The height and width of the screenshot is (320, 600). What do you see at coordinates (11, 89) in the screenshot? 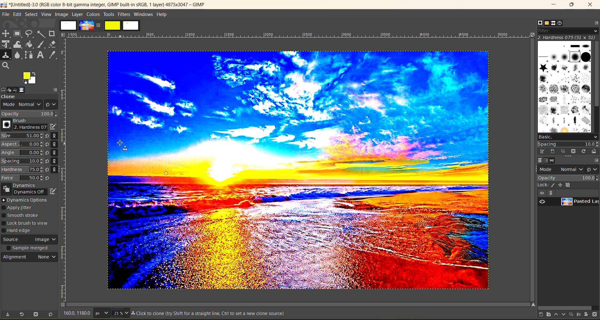
I see `device status` at bounding box center [11, 89].